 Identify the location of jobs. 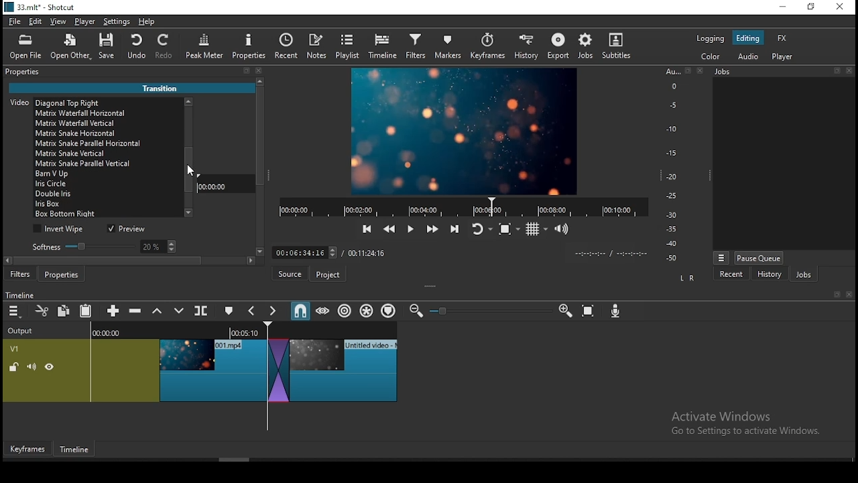
(586, 46).